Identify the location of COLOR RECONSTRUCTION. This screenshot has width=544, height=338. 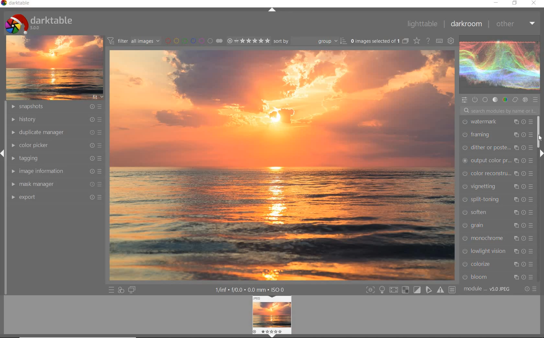
(497, 174).